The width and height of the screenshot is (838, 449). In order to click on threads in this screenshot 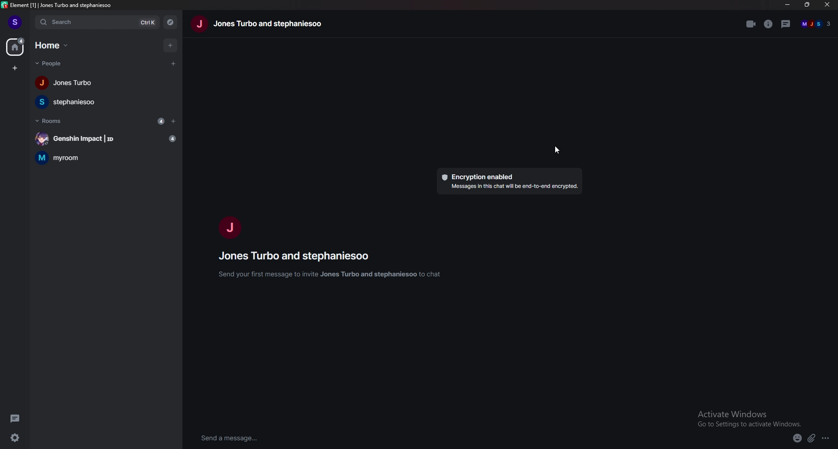, I will do `click(16, 418)`.